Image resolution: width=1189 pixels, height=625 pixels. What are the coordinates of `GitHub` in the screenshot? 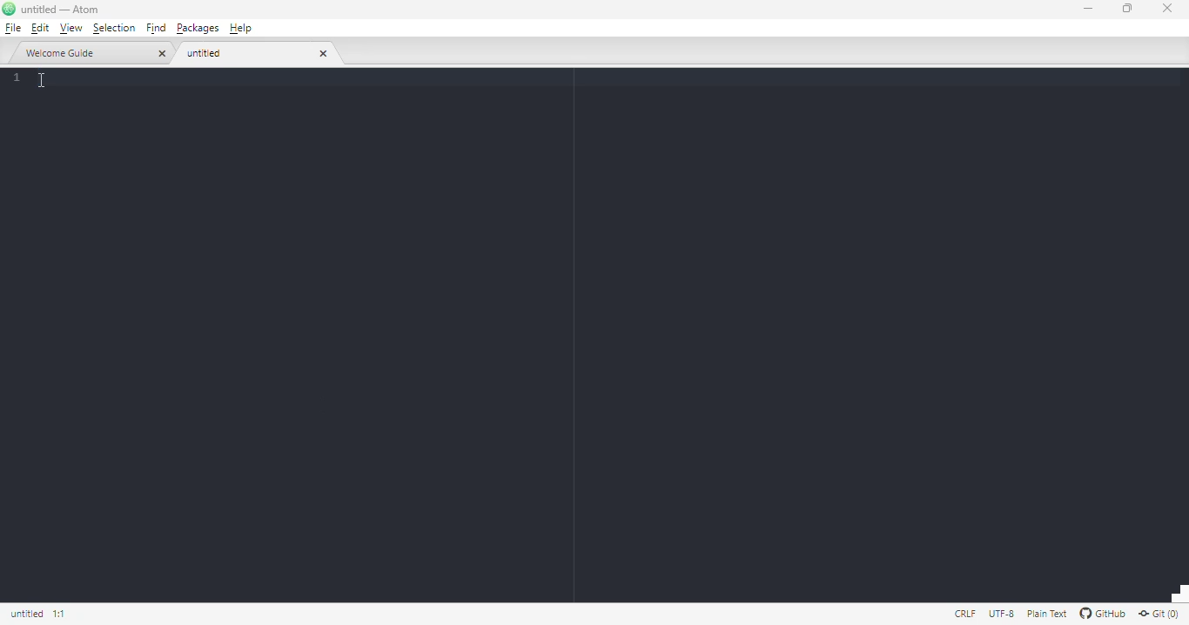 It's located at (1102, 614).